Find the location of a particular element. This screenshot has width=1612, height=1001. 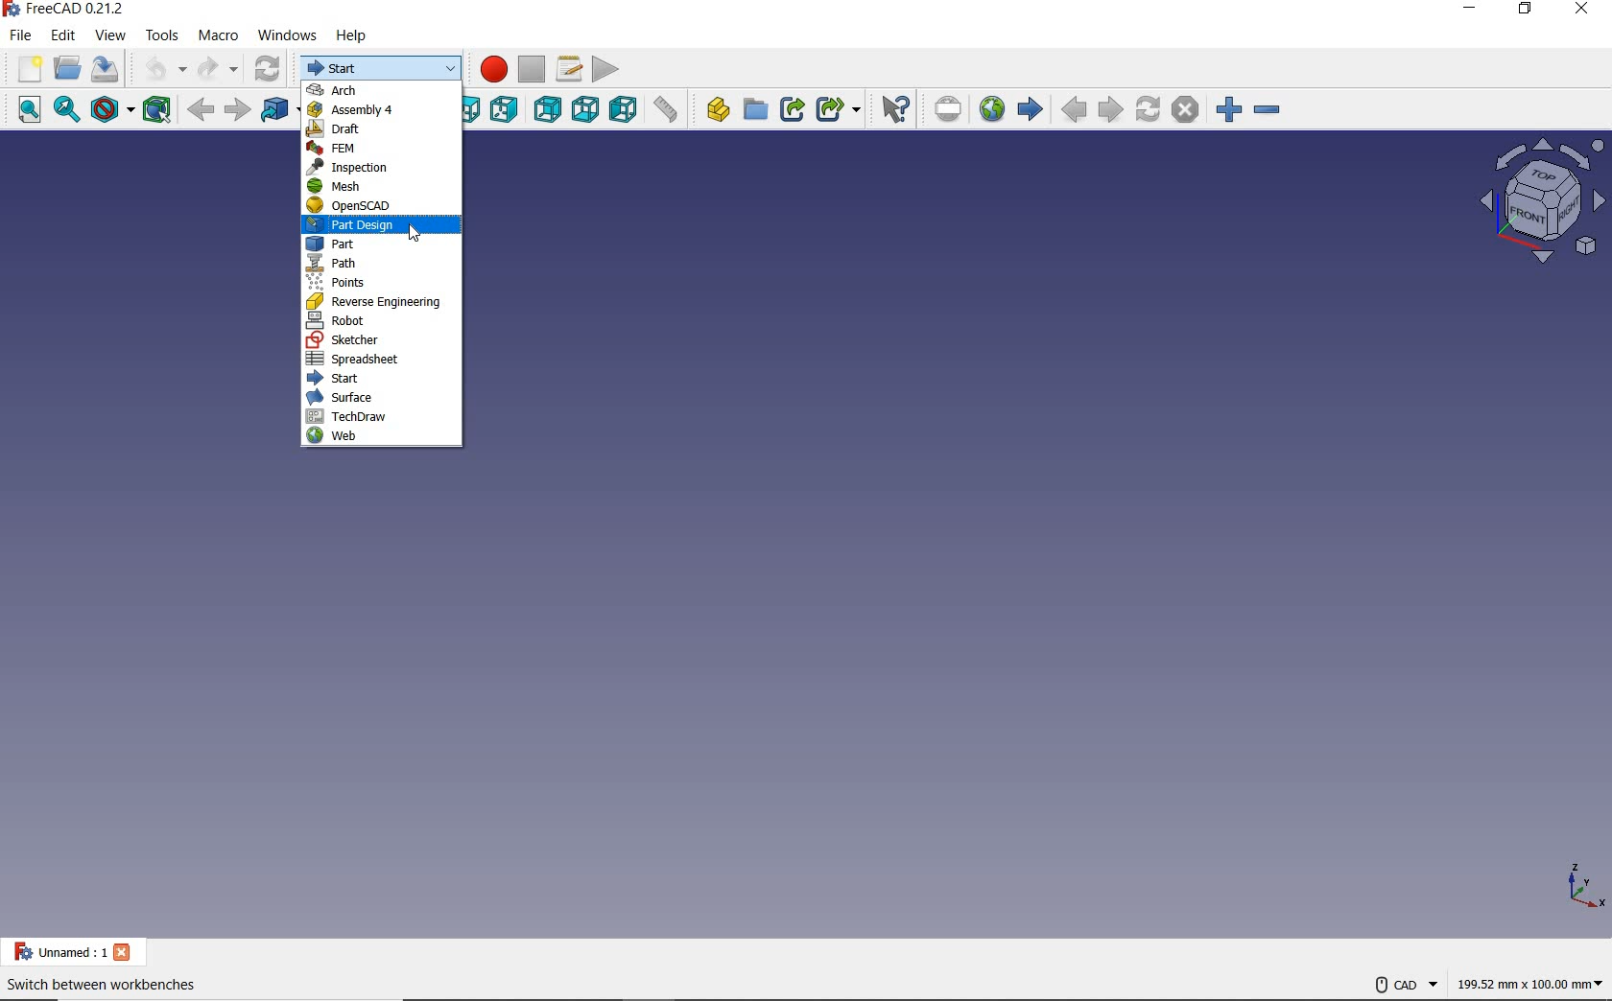

REDO is located at coordinates (218, 70).